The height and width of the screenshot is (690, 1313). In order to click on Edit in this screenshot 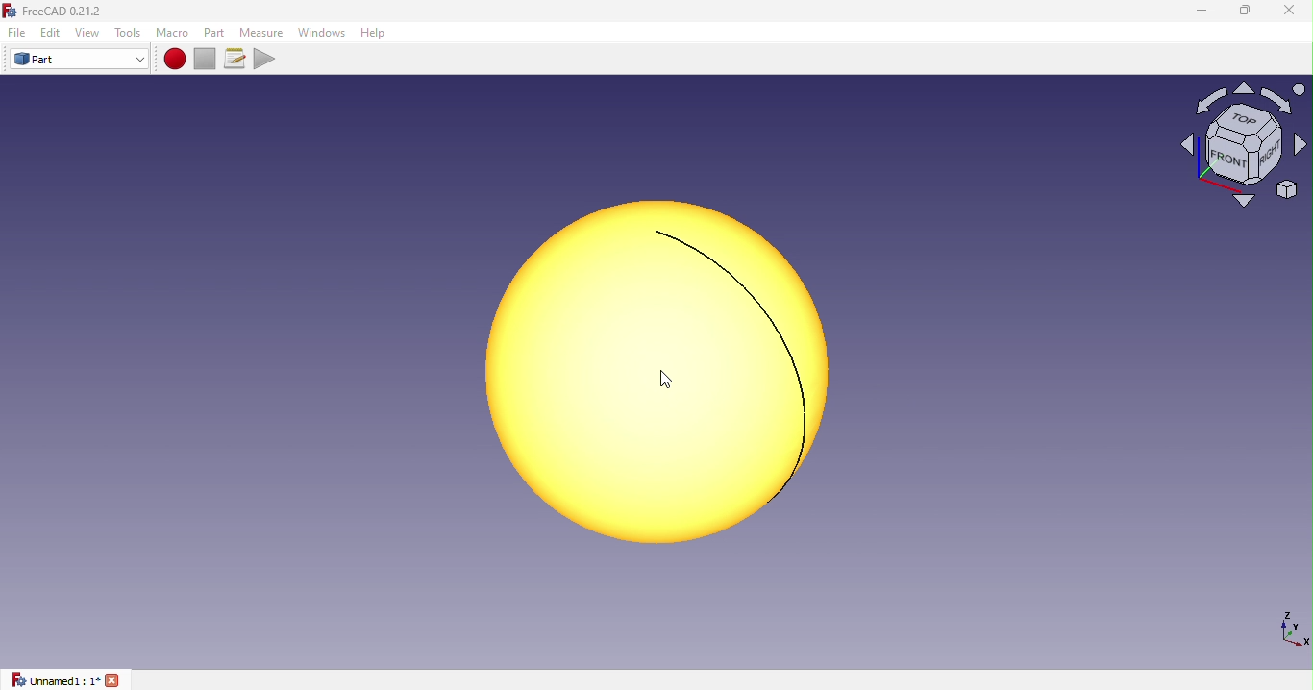, I will do `click(51, 32)`.